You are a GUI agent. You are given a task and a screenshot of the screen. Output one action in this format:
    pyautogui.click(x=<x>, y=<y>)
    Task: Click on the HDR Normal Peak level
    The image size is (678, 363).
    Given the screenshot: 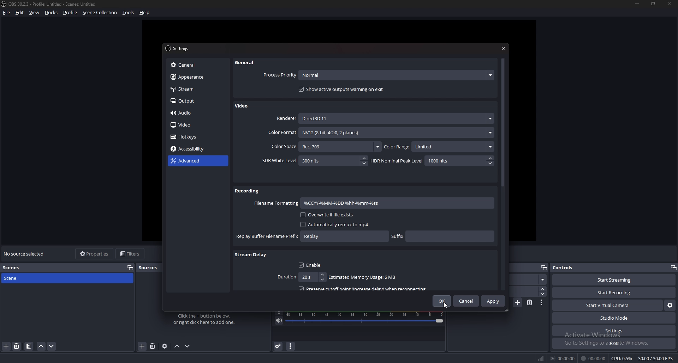 What is the action you would take?
    pyautogui.click(x=432, y=161)
    